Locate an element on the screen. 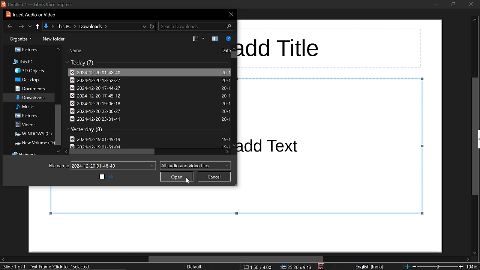 The image size is (480, 270). Cursor is located at coordinates (187, 180).